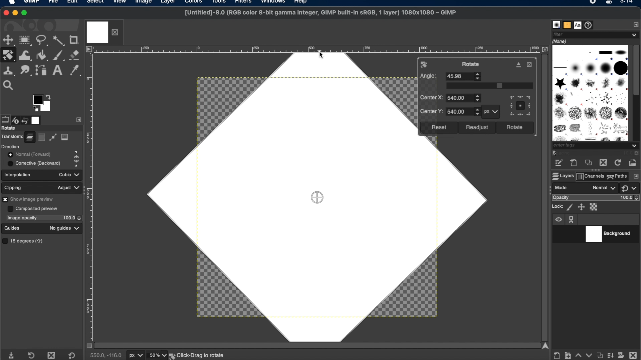 This screenshot has width=641, height=360. Describe the element at coordinates (556, 25) in the screenshot. I see `brushes` at that location.